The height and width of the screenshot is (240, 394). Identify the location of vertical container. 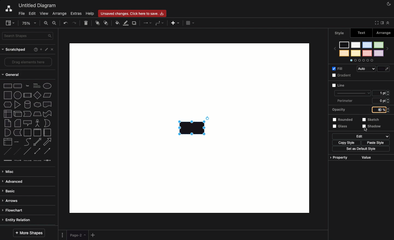
(37, 133).